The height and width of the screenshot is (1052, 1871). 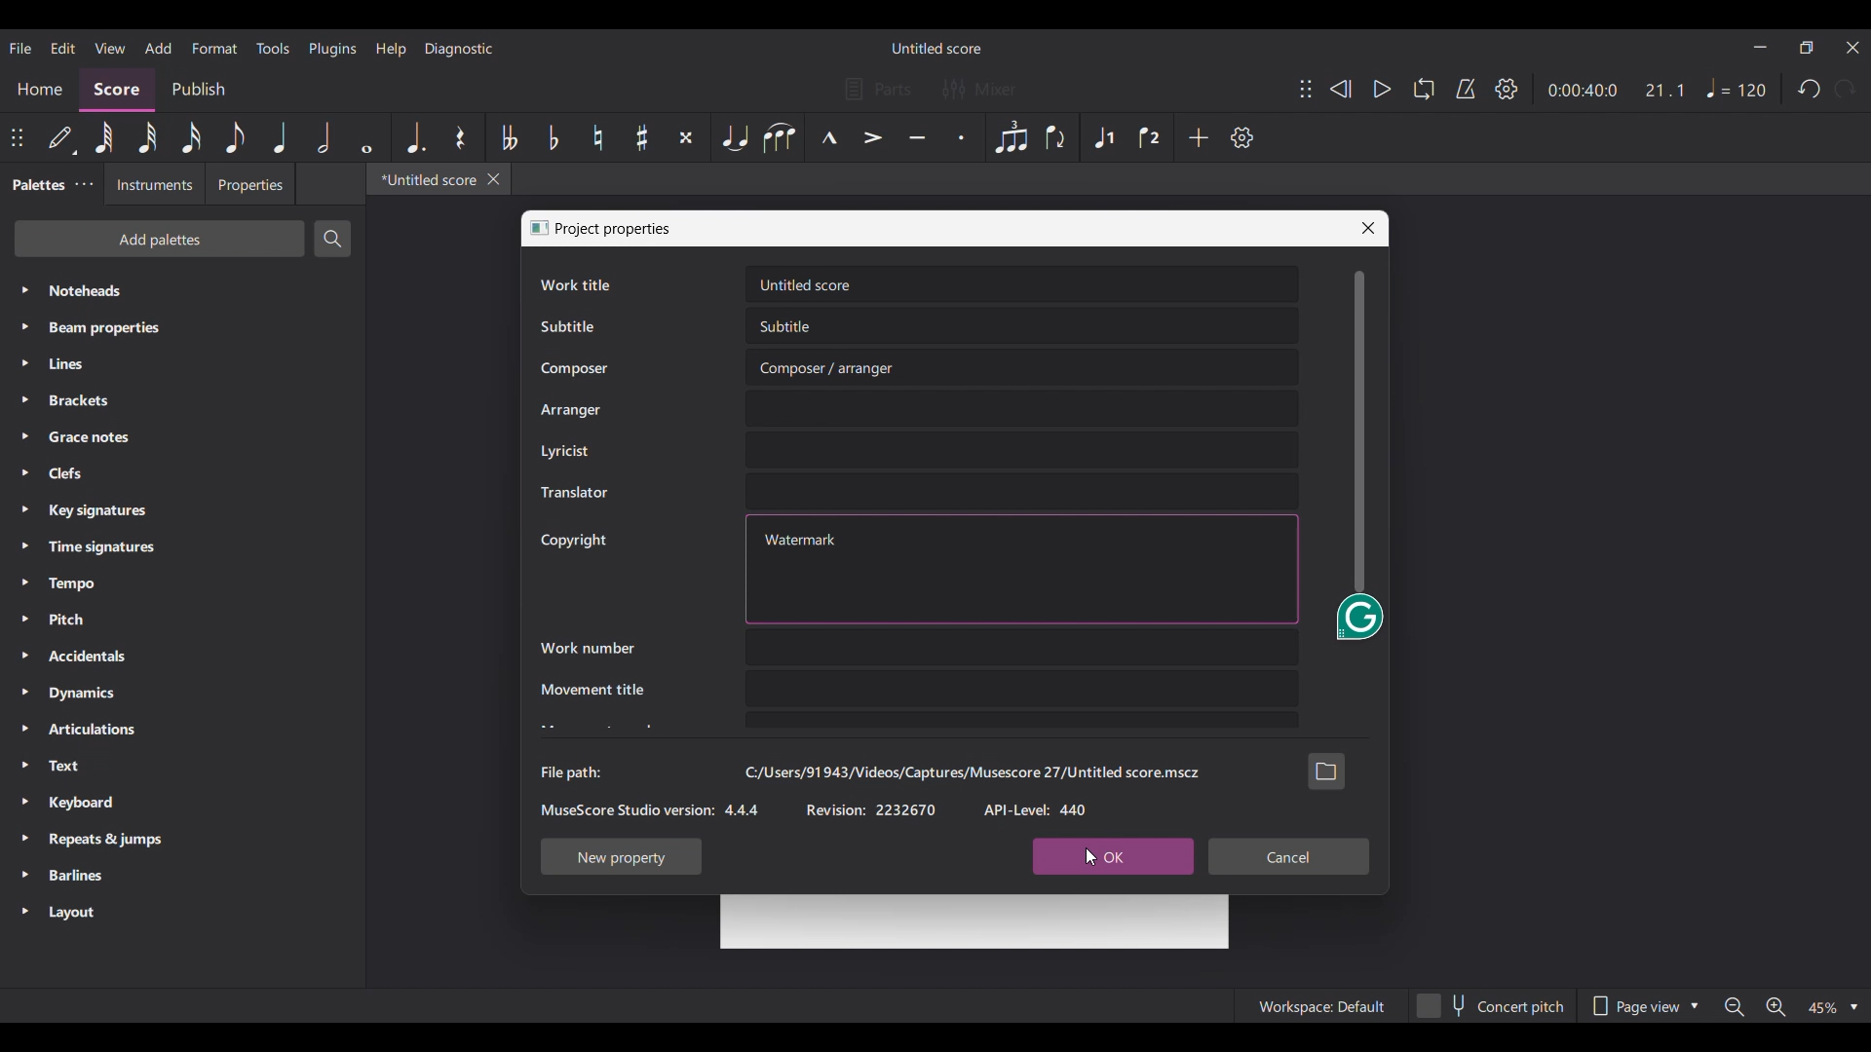 I want to click on Whole note, so click(x=366, y=137).